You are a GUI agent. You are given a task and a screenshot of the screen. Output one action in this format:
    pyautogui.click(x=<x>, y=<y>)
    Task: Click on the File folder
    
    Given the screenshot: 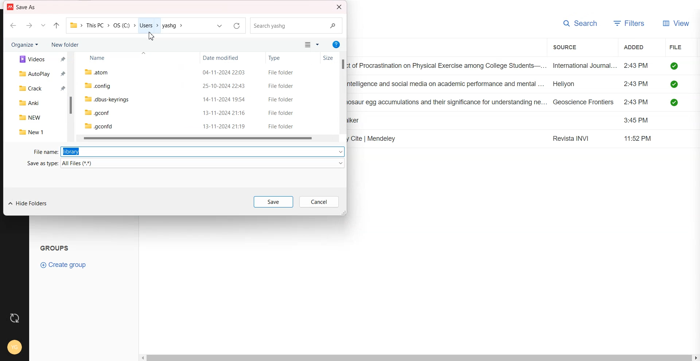 What is the action you would take?
    pyautogui.click(x=282, y=100)
    